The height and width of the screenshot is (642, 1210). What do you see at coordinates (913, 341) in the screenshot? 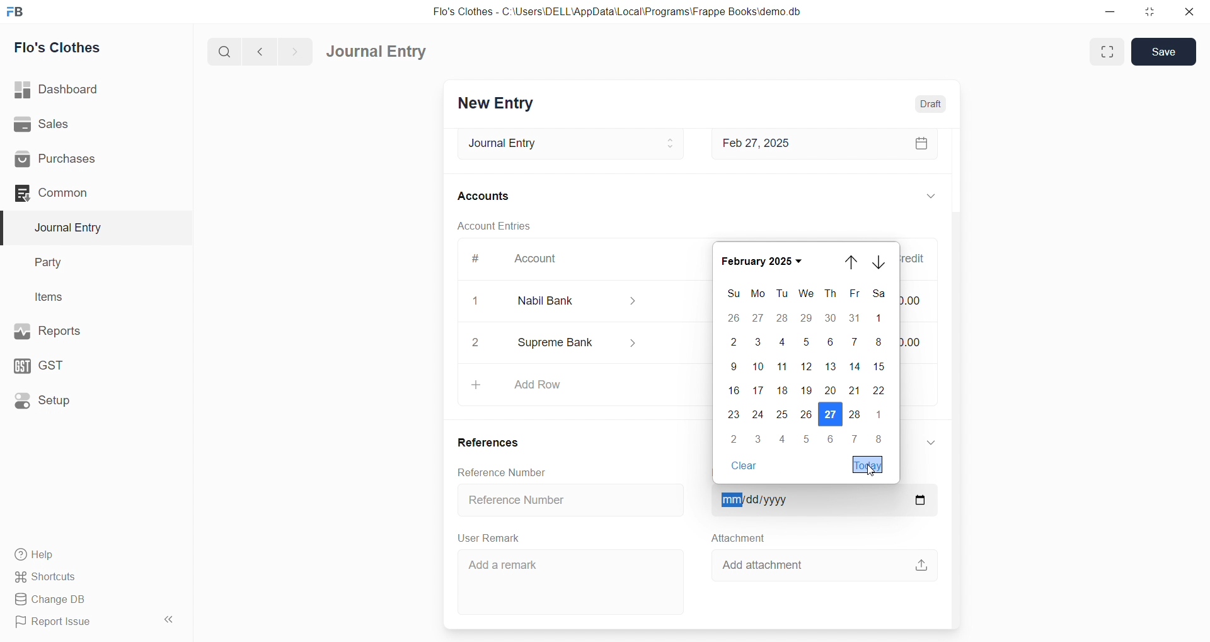
I see `₹55,000.00` at bounding box center [913, 341].